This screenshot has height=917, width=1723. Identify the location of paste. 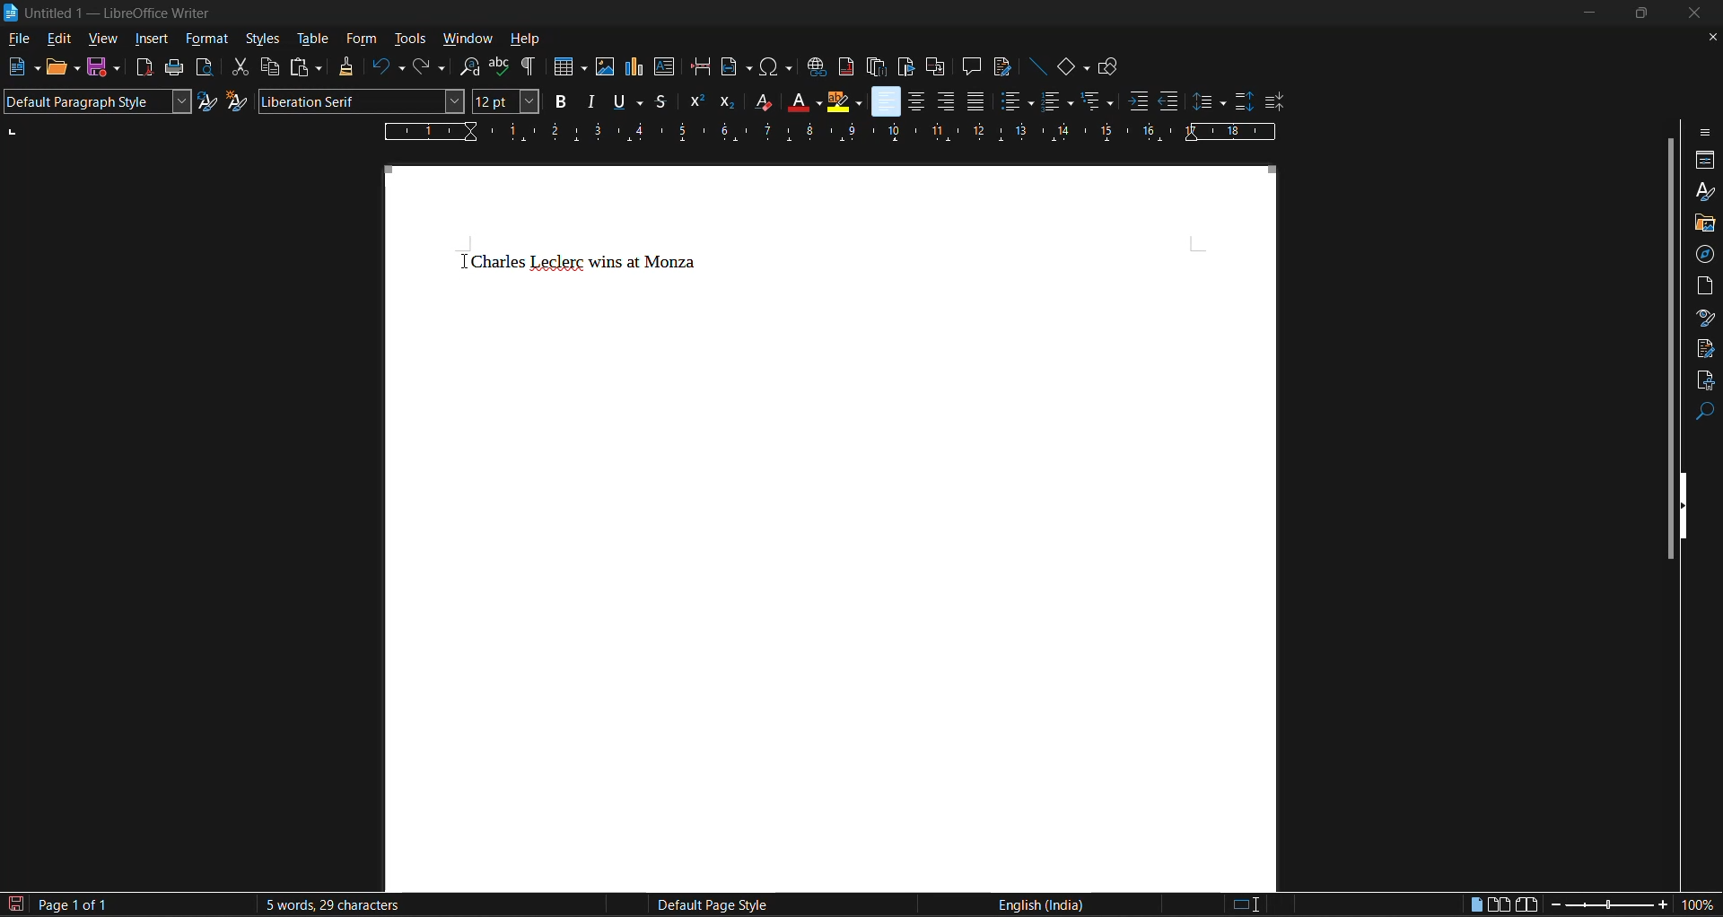
(309, 68).